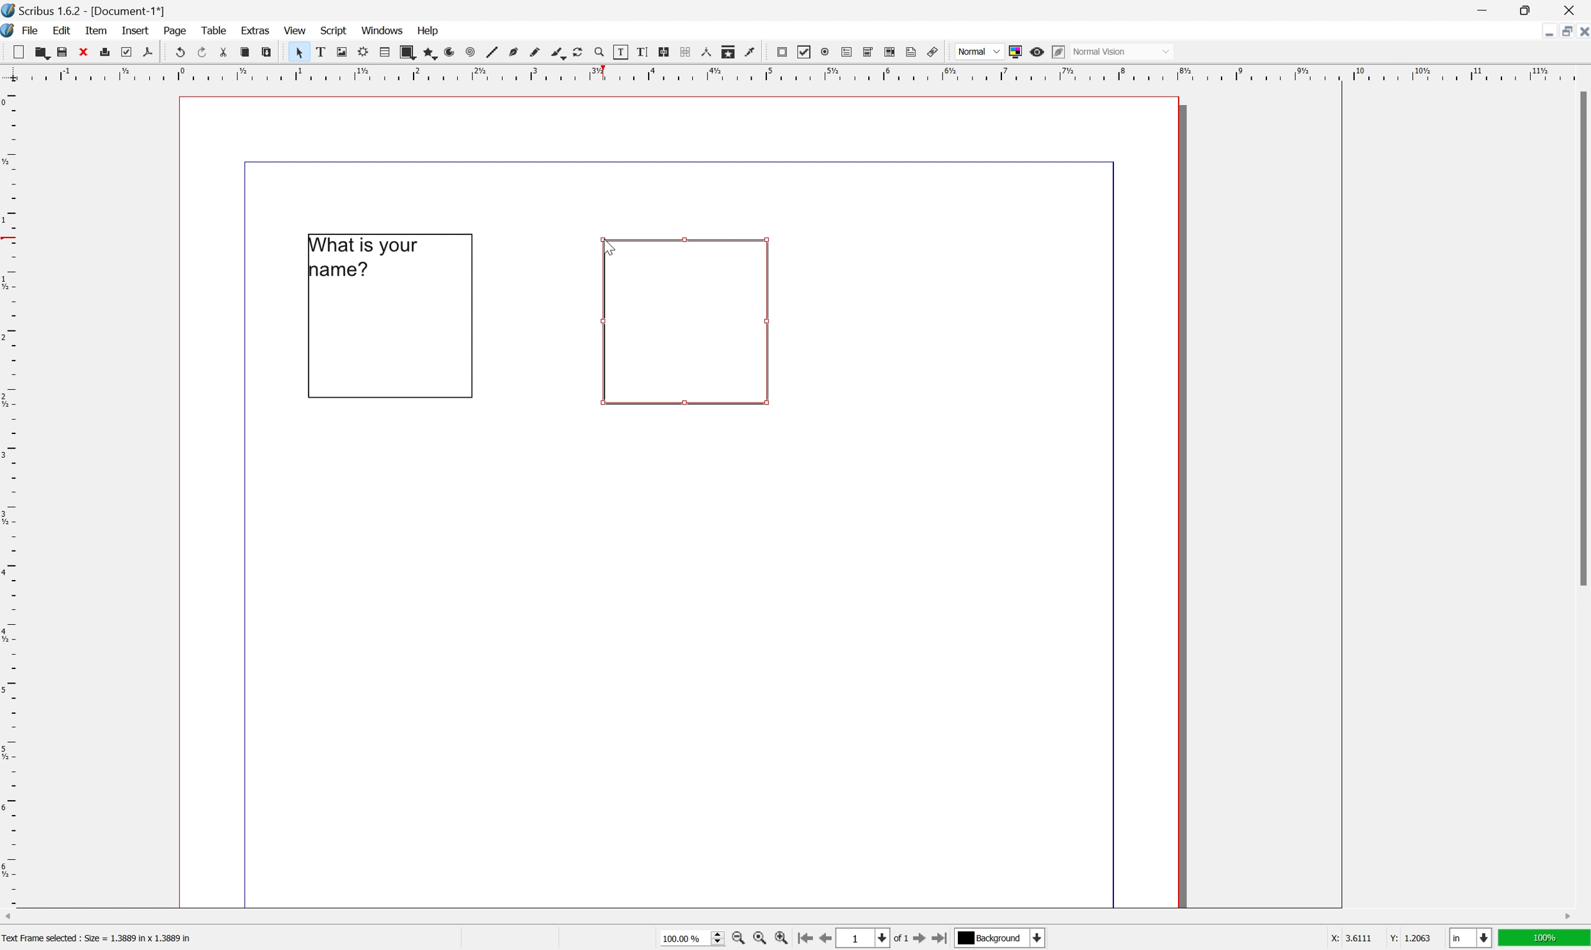 The width and height of the screenshot is (1591, 950). What do you see at coordinates (1560, 32) in the screenshot?
I see `restore down` at bounding box center [1560, 32].